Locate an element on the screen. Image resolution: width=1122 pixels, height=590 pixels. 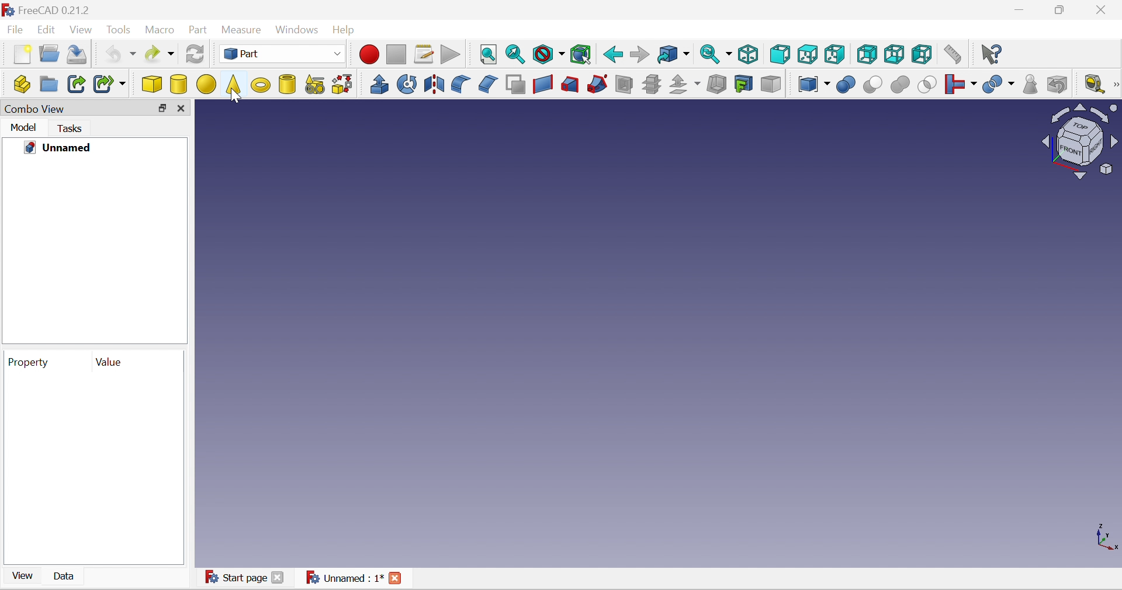
Thickness is located at coordinates (715, 84).